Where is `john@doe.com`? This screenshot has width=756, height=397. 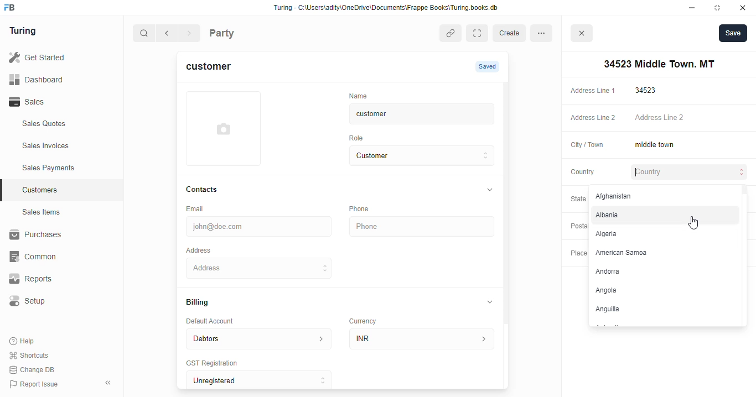 john@doe.com is located at coordinates (261, 225).